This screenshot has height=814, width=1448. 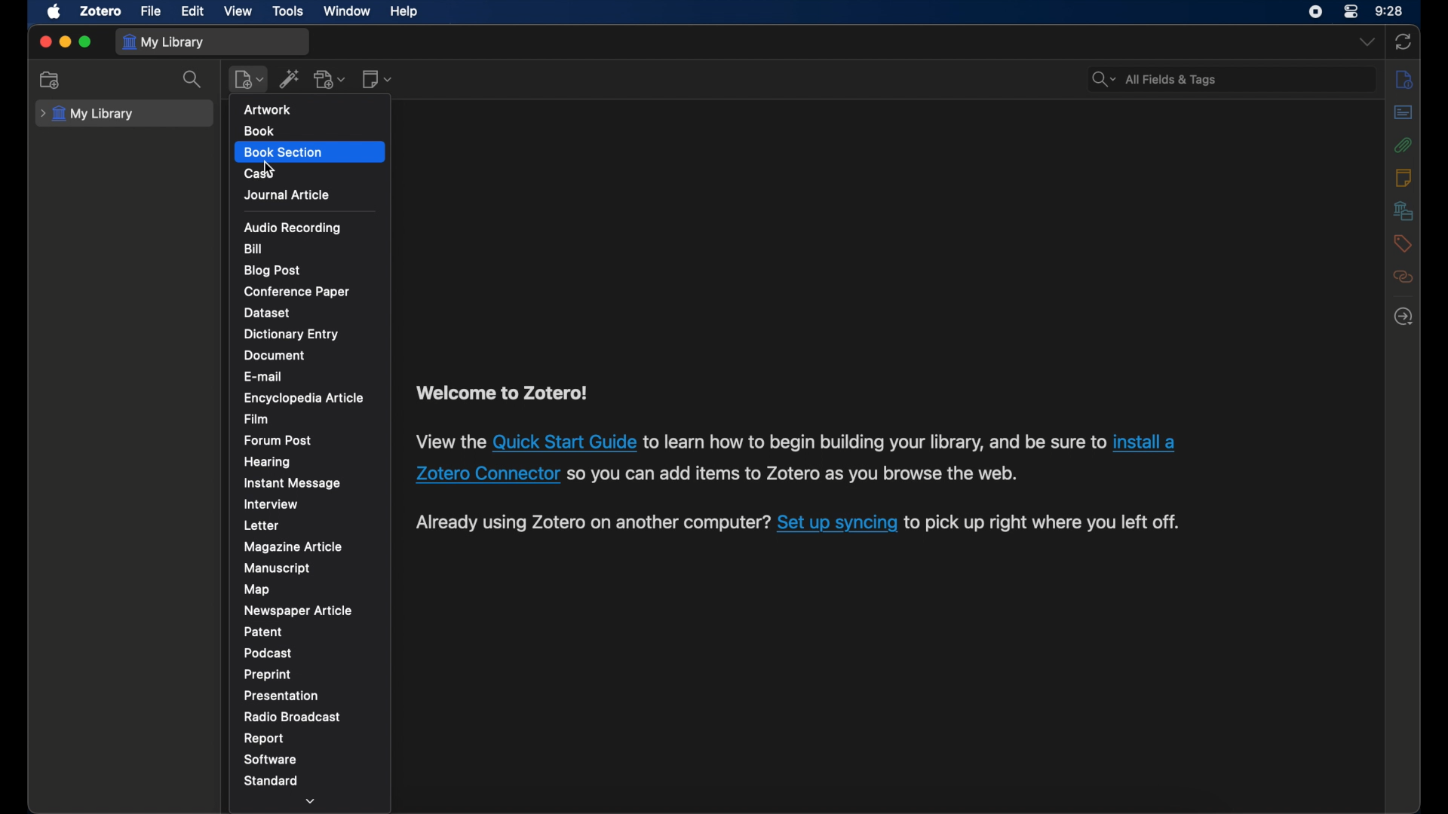 What do you see at coordinates (263, 378) in the screenshot?
I see `e-mail` at bounding box center [263, 378].